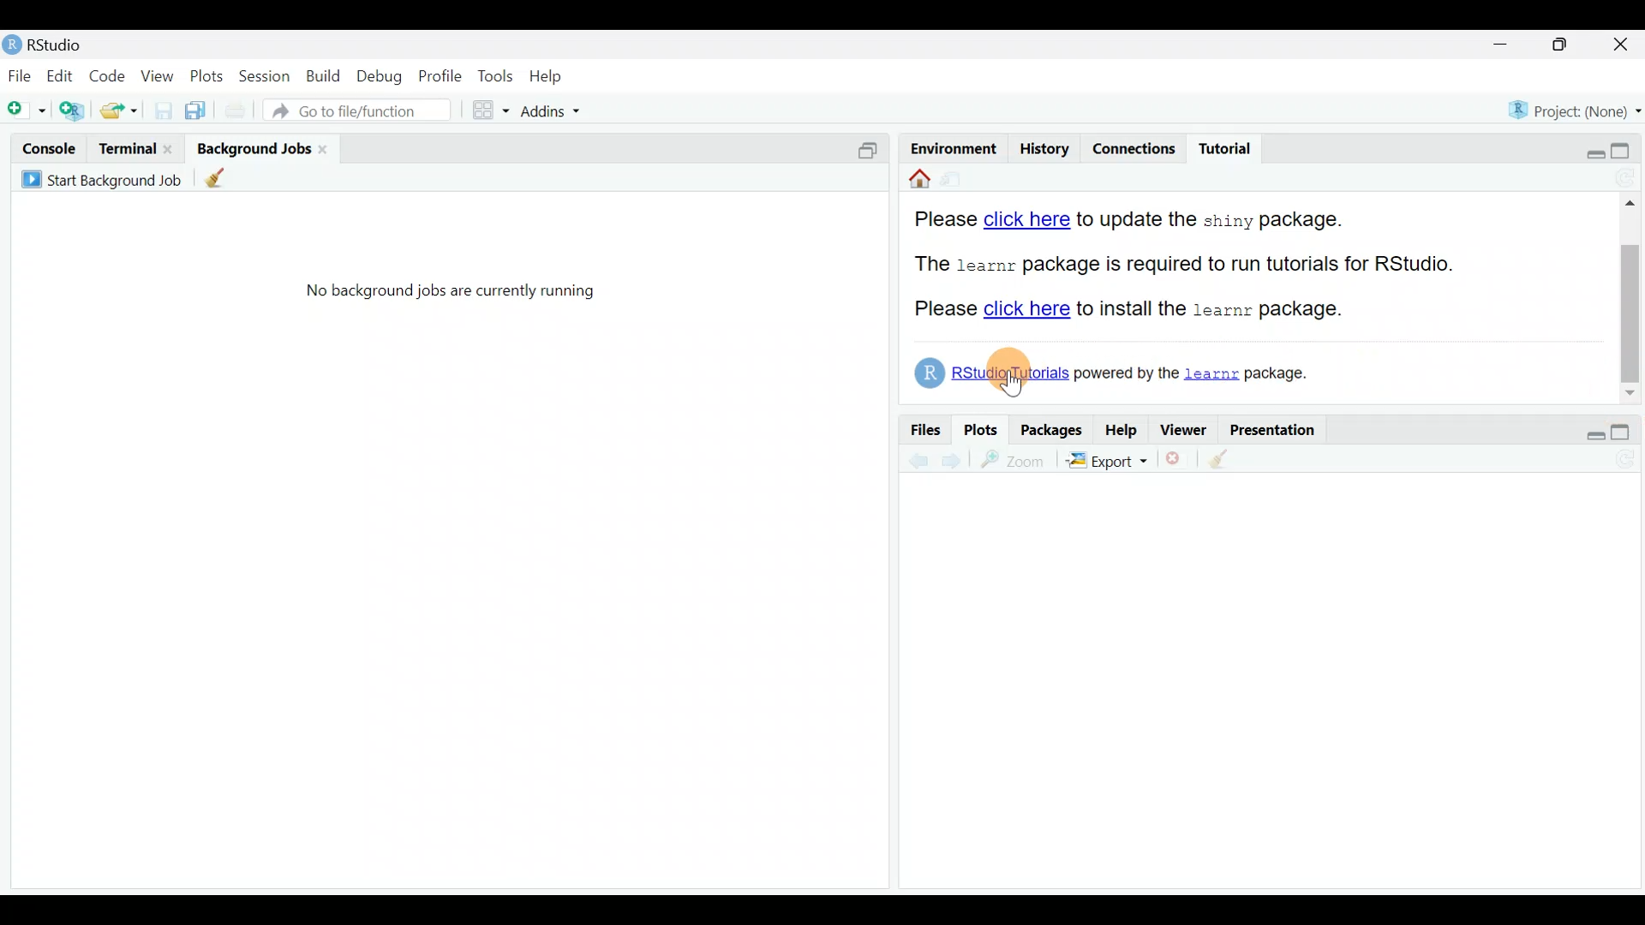 The width and height of the screenshot is (1645, 925). What do you see at coordinates (914, 182) in the screenshot?
I see `return to home` at bounding box center [914, 182].